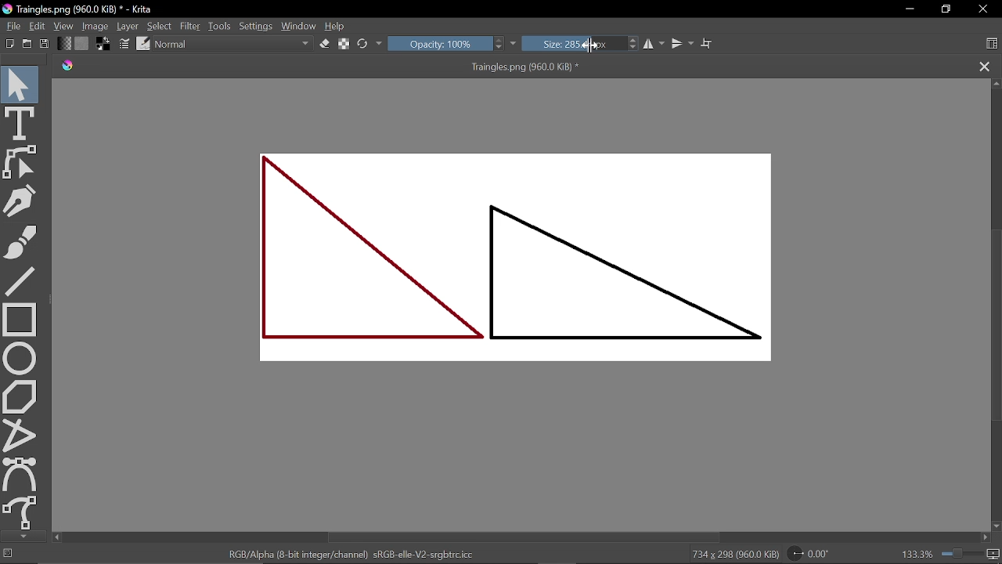 This screenshot has width=1002, height=564. Describe the element at coordinates (348, 553) in the screenshot. I see `RGB/Alpha (8-bit integer/channel) sRGB-elle-V2-srgbtrc.icc` at that location.